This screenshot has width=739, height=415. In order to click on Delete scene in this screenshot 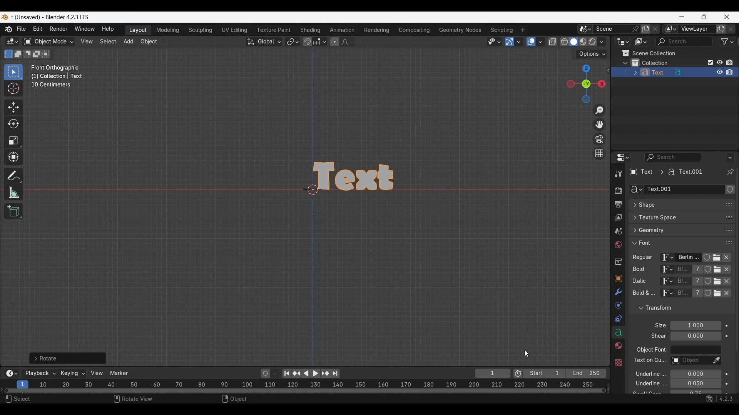, I will do `click(655, 29)`.